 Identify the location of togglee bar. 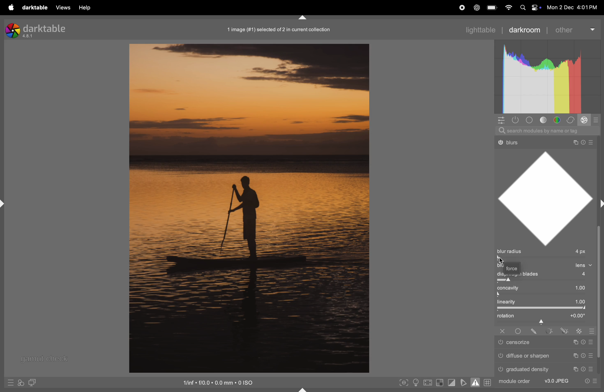
(543, 308).